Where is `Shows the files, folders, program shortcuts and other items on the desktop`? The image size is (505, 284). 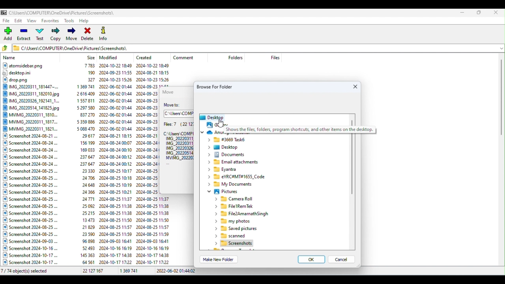
Shows the files, folders, program shortcuts and other items on the desktop is located at coordinates (300, 130).